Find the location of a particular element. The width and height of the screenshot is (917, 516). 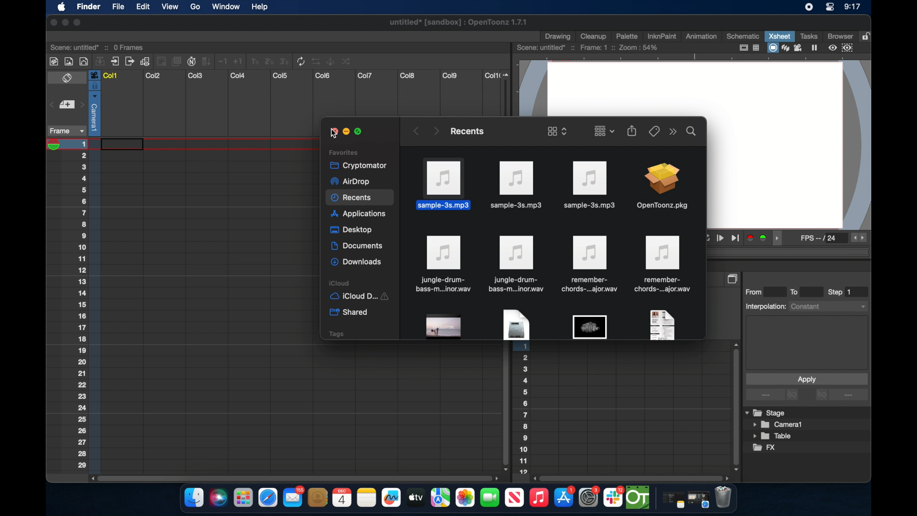

iCloud drive is located at coordinates (359, 297).